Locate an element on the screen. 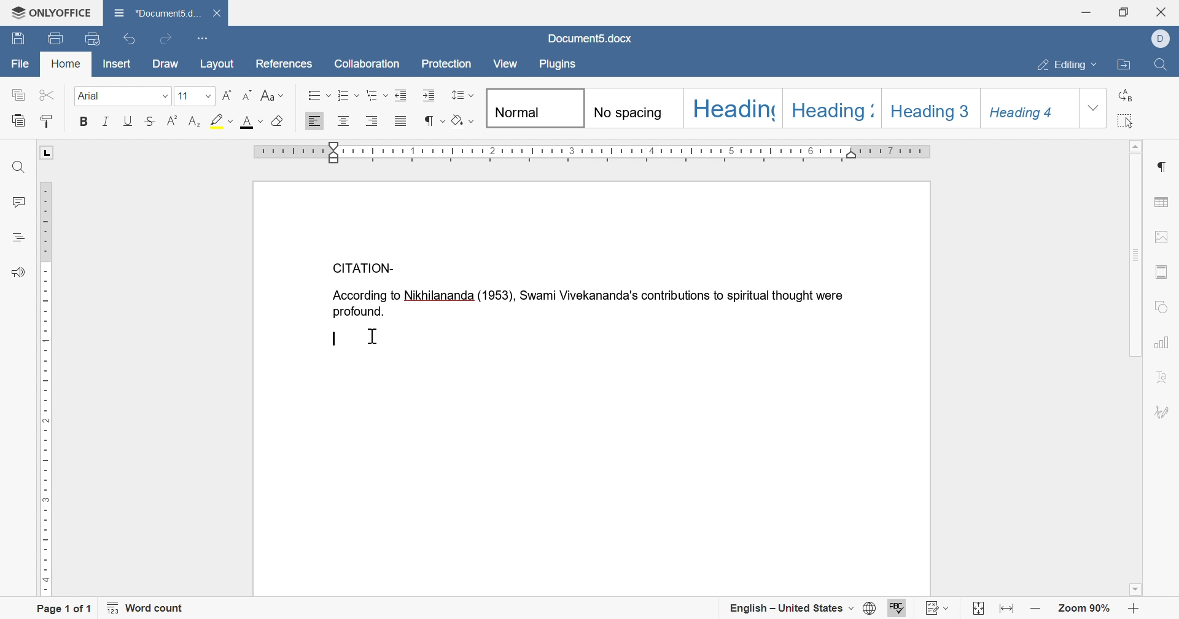  plugins is located at coordinates (558, 65).